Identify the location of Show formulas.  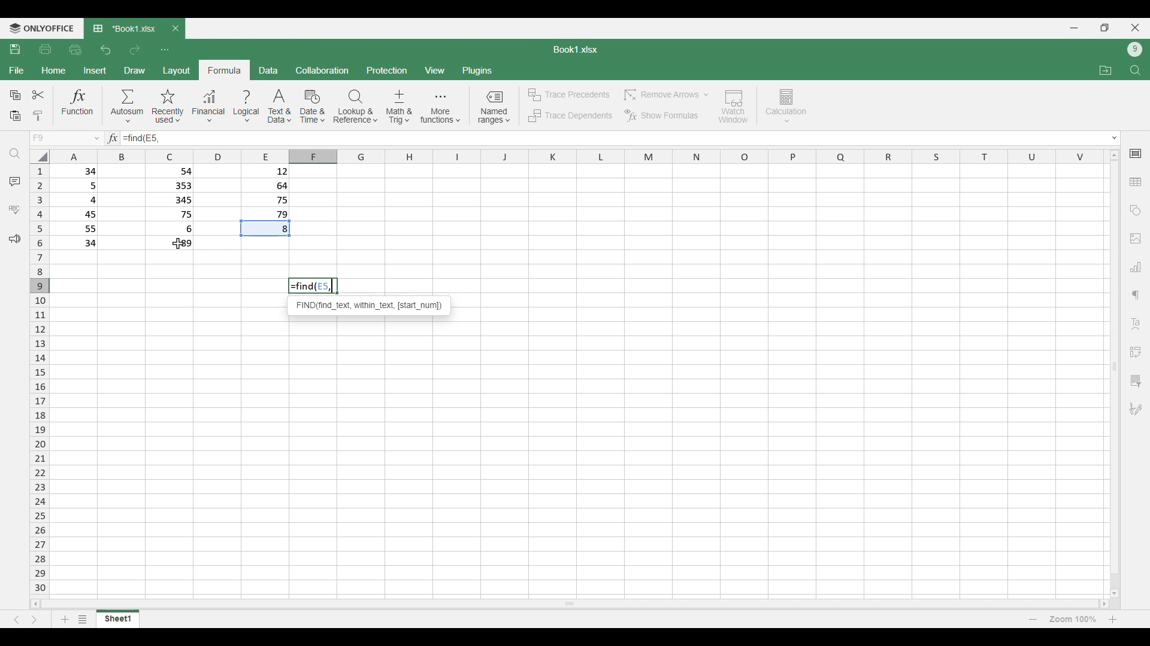
(661, 116).